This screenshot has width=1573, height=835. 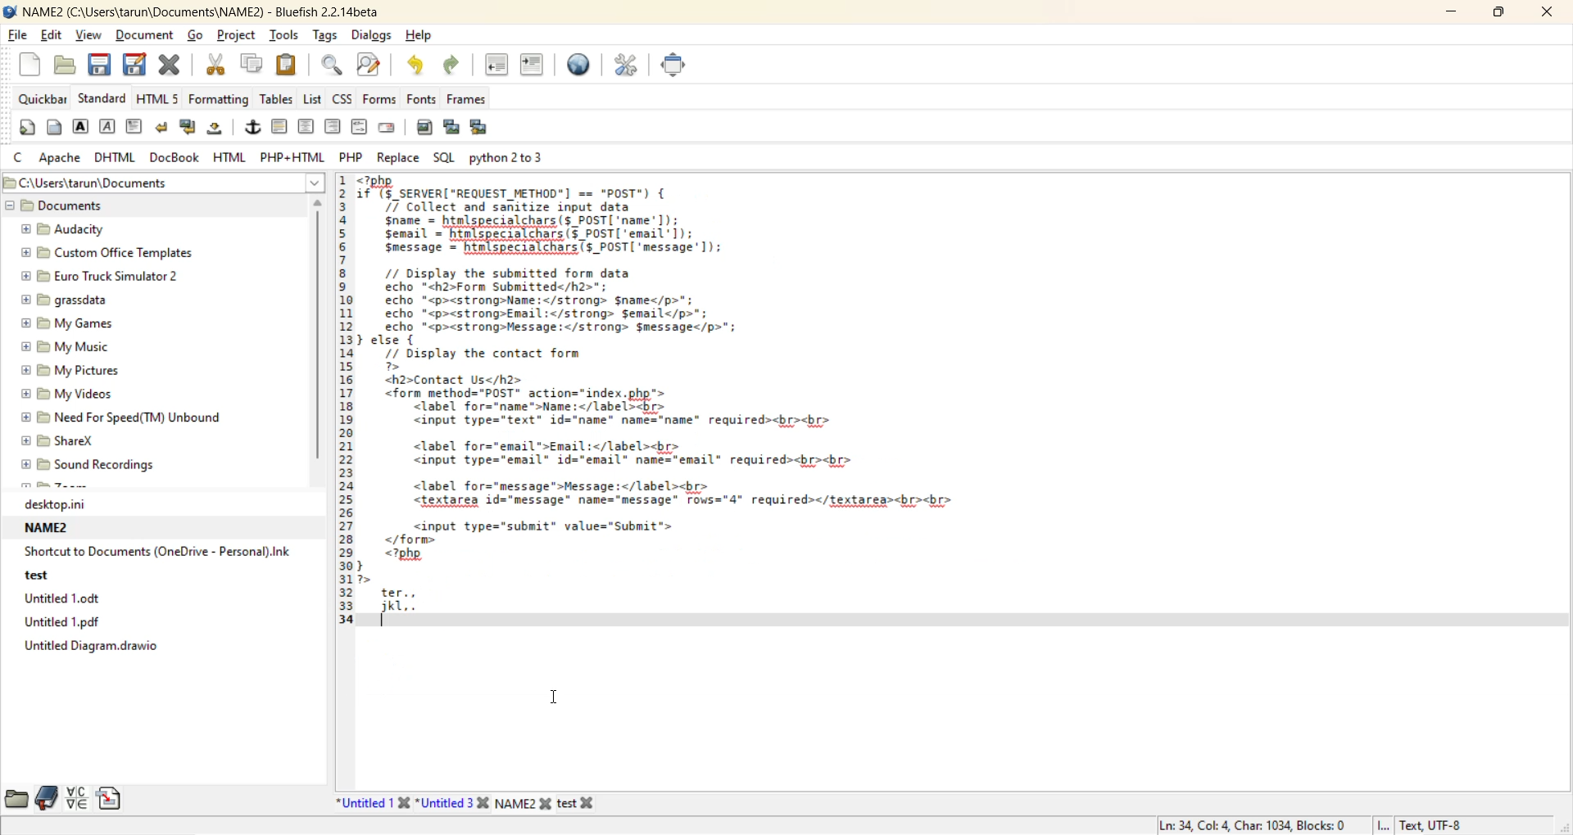 I want to click on  grassdata, so click(x=65, y=301).